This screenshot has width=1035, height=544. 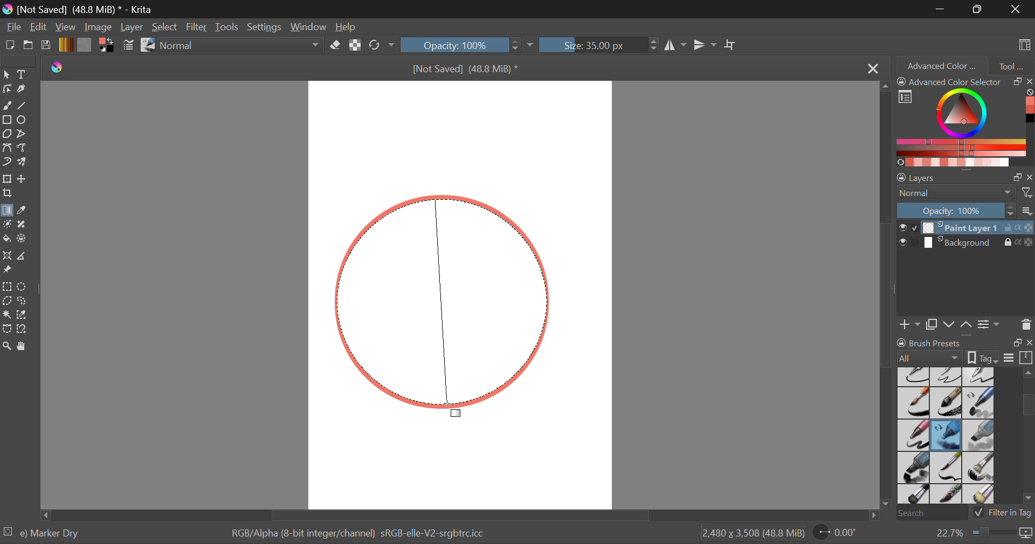 What do you see at coordinates (458, 408) in the screenshot?
I see `MOUSE_UP Cursor Position` at bounding box center [458, 408].